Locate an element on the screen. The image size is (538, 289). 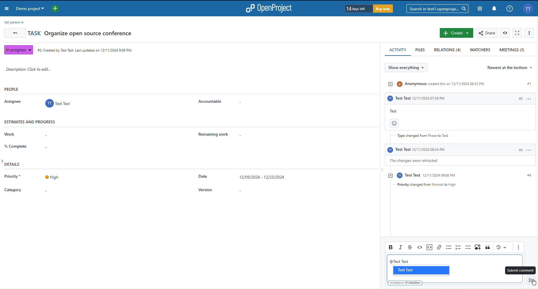
Activity is located at coordinates (398, 50).